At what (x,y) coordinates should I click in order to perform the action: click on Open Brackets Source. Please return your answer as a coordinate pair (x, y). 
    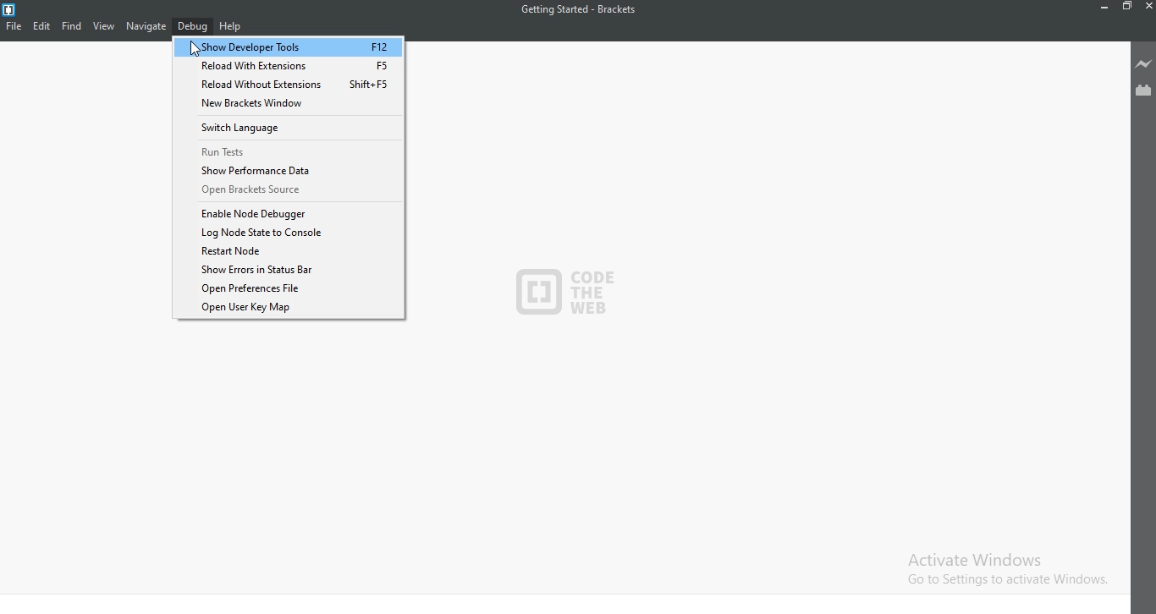
    Looking at the image, I should click on (287, 192).